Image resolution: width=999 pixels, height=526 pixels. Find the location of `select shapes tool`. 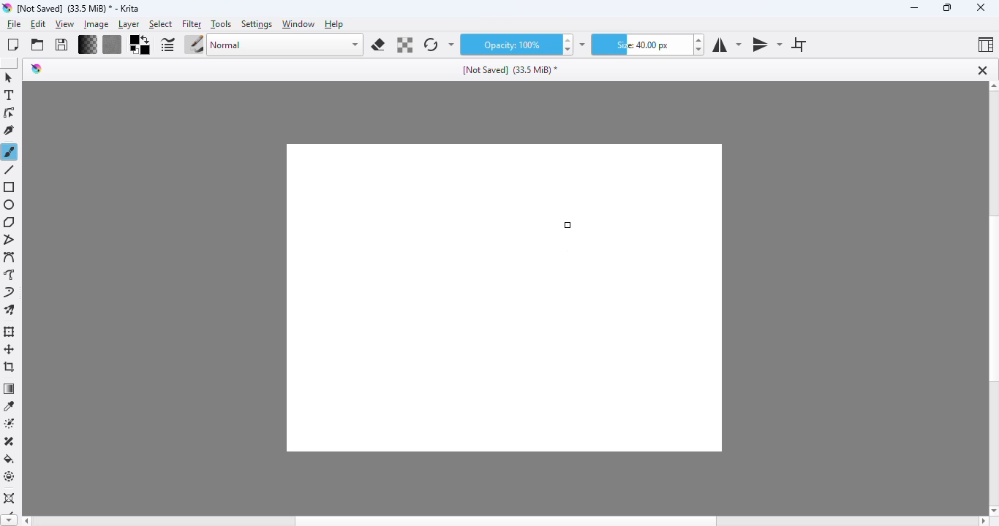

select shapes tool is located at coordinates (10, 78).